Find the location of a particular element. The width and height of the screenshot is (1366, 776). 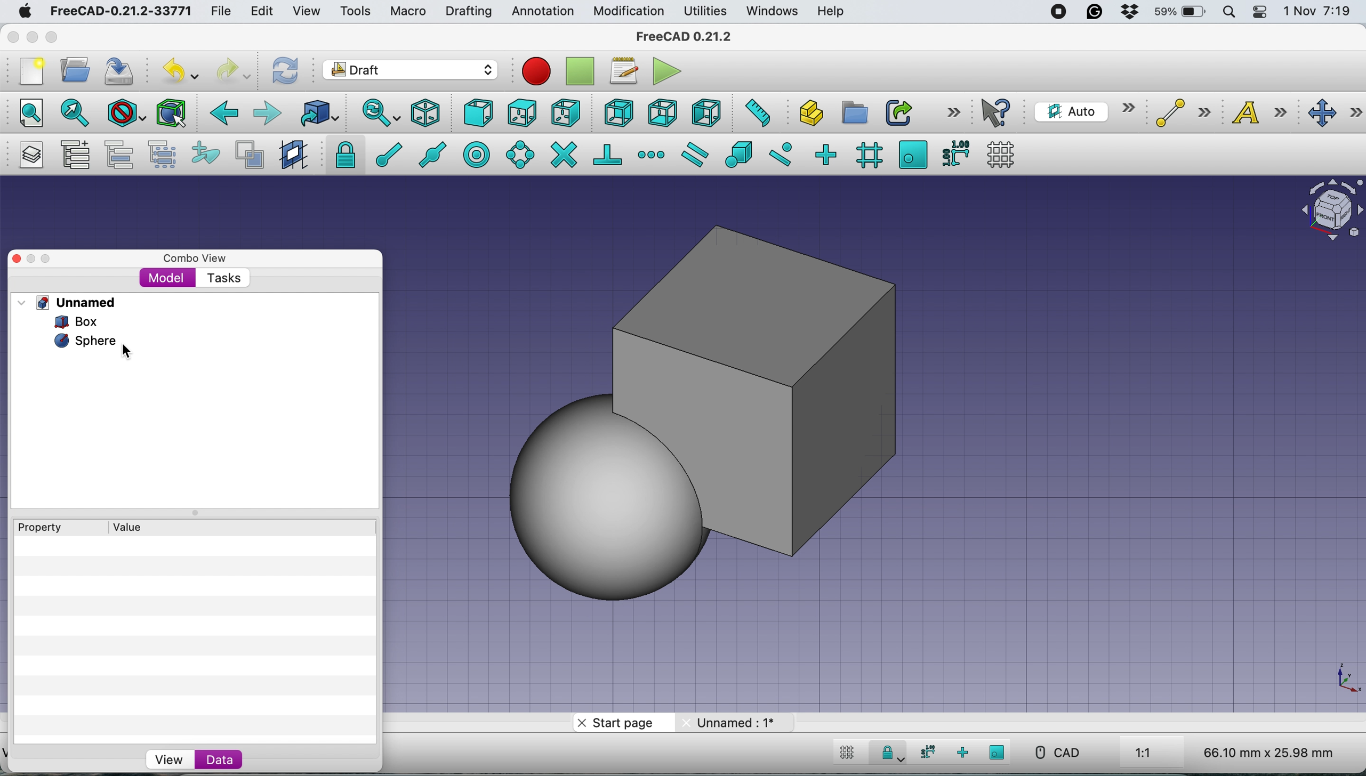

snap angel is located at coordinates (517, 154).